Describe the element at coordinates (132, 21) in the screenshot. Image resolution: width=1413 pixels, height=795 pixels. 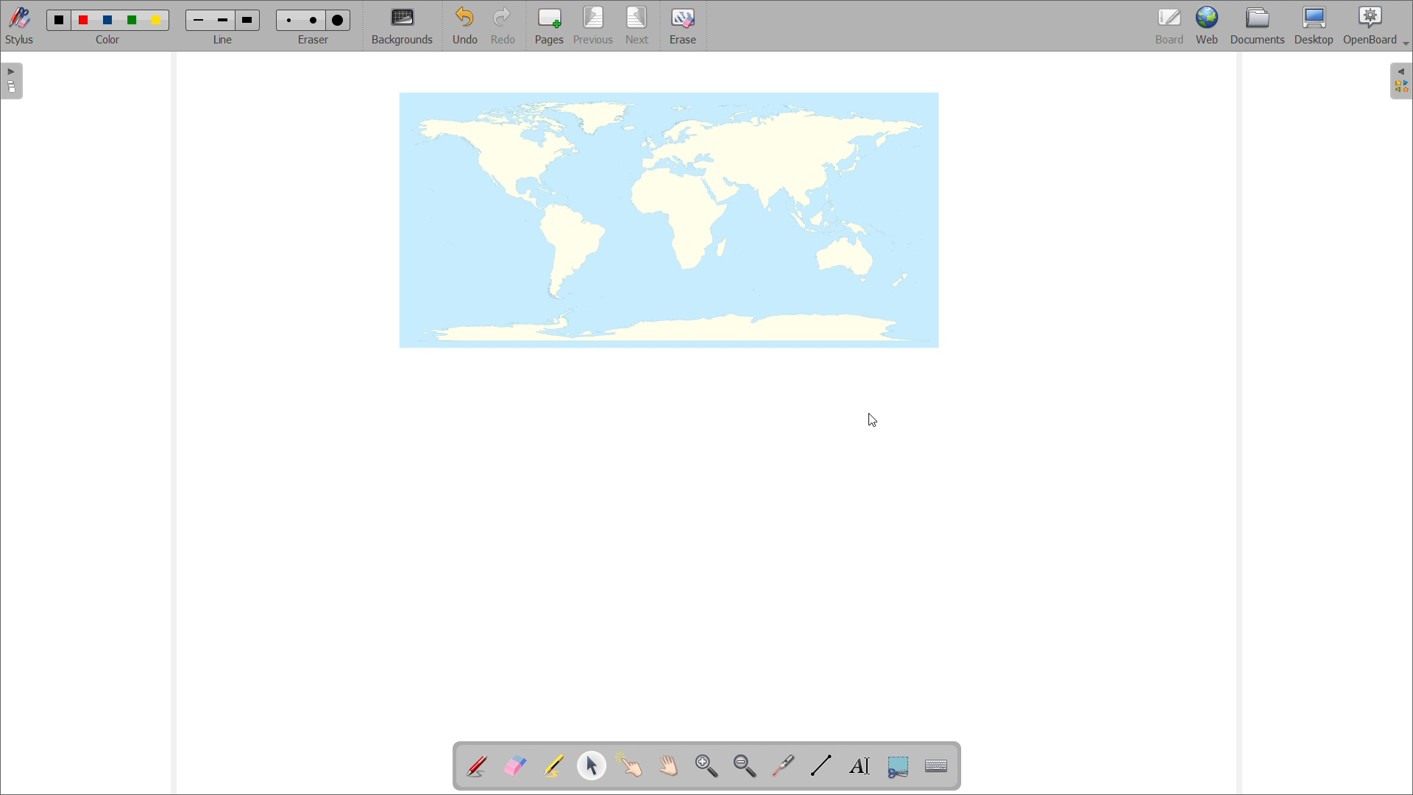
I see `green` at that location.